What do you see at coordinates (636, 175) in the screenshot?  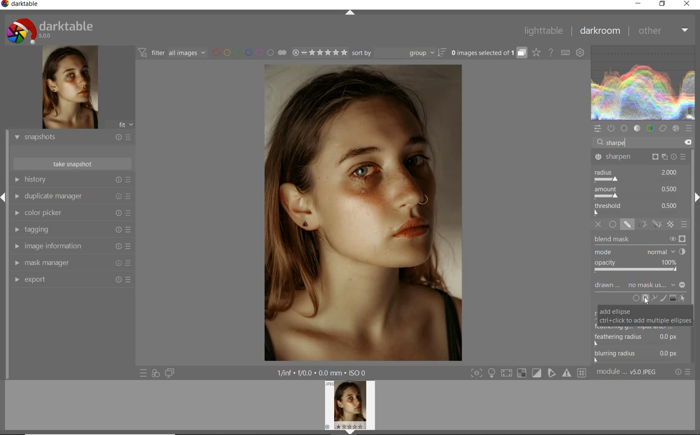 I see `RADIUS` at bounding box center [636, 175].